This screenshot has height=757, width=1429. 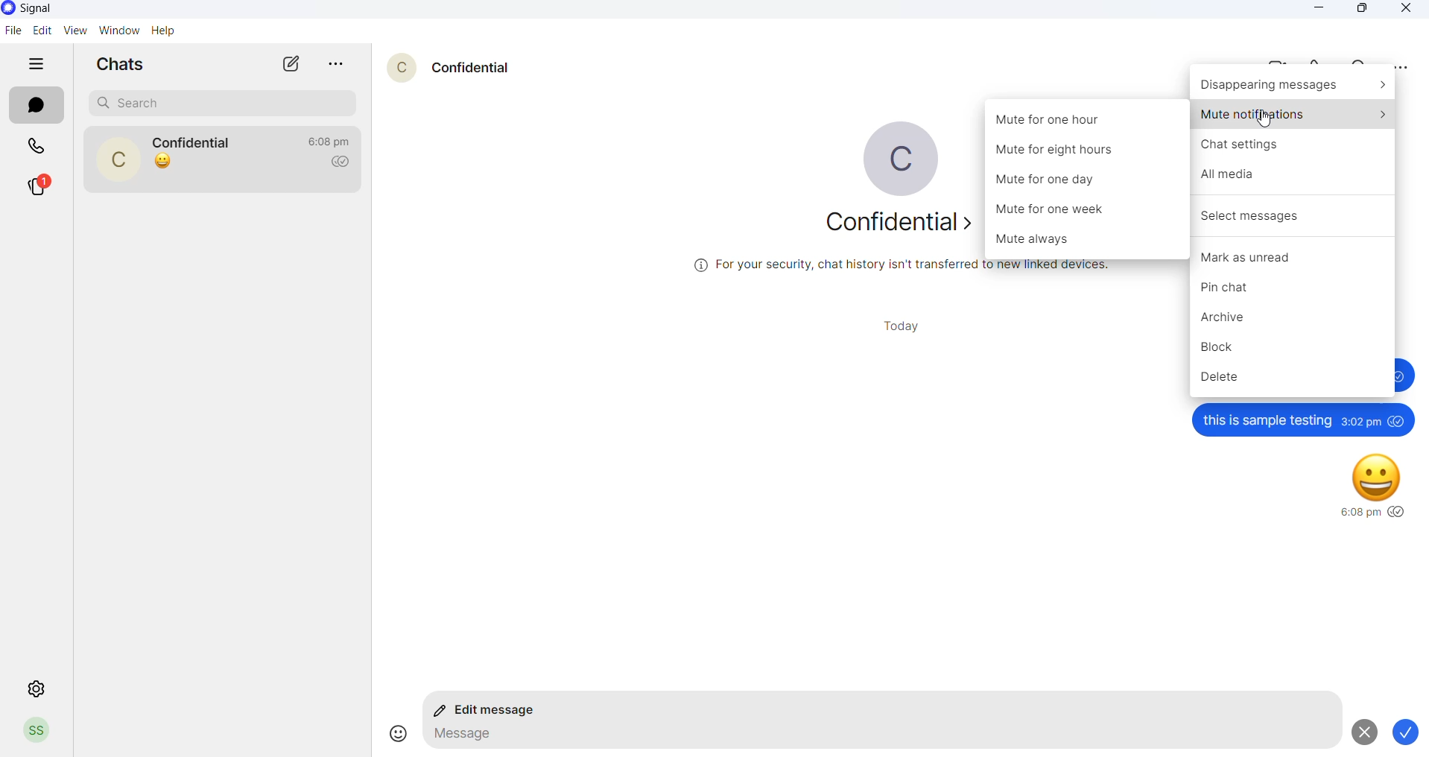 What do you see at coordinates (1295, 318) in the screenshot?
I see `archive` at bounding box center [1295, 318].